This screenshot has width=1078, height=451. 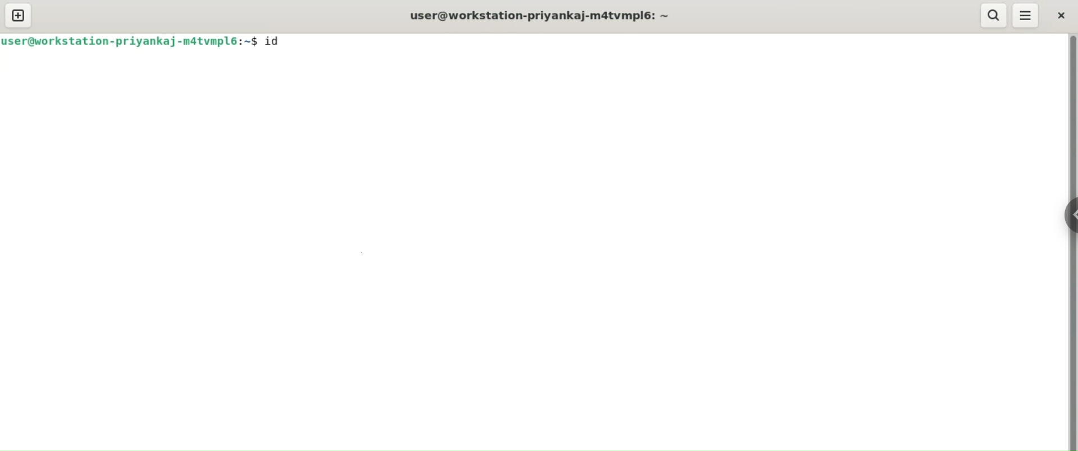 What do you see at coordinates (542, 17) in the screenshot?
I see `terminal title: user@workstation-priyankaj-m4tvmpl6: ~` at bounding box center [542, 17].